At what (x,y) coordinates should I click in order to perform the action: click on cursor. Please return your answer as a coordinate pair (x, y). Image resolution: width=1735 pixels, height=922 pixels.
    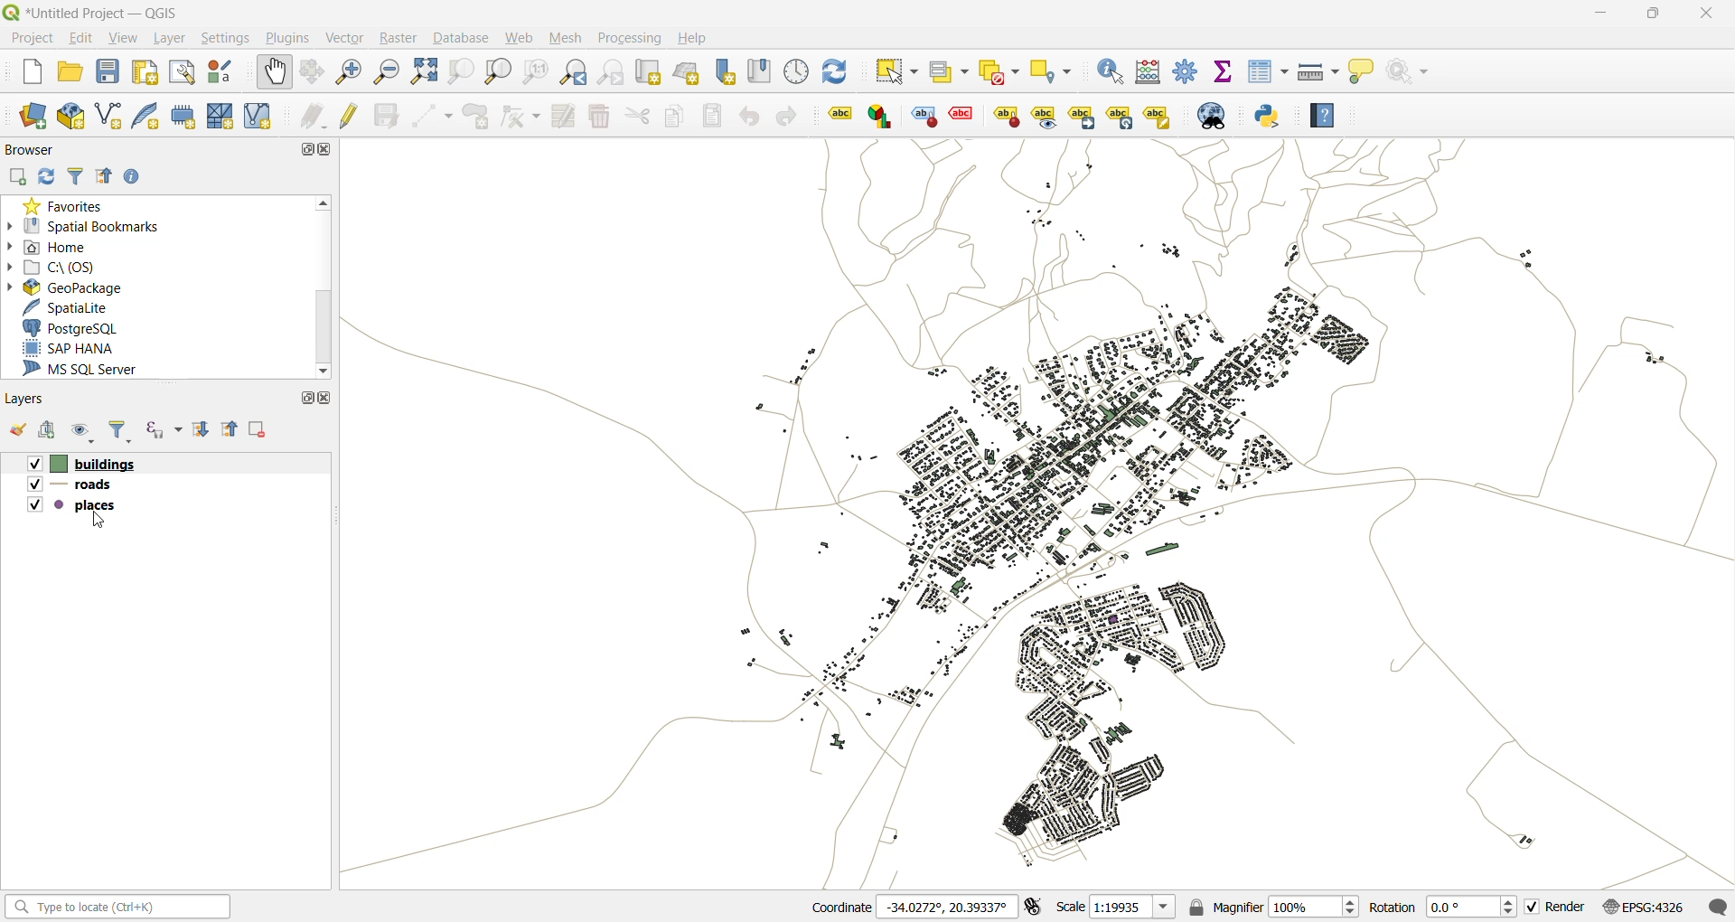
    Looking at the image, I should click on (98, 520).